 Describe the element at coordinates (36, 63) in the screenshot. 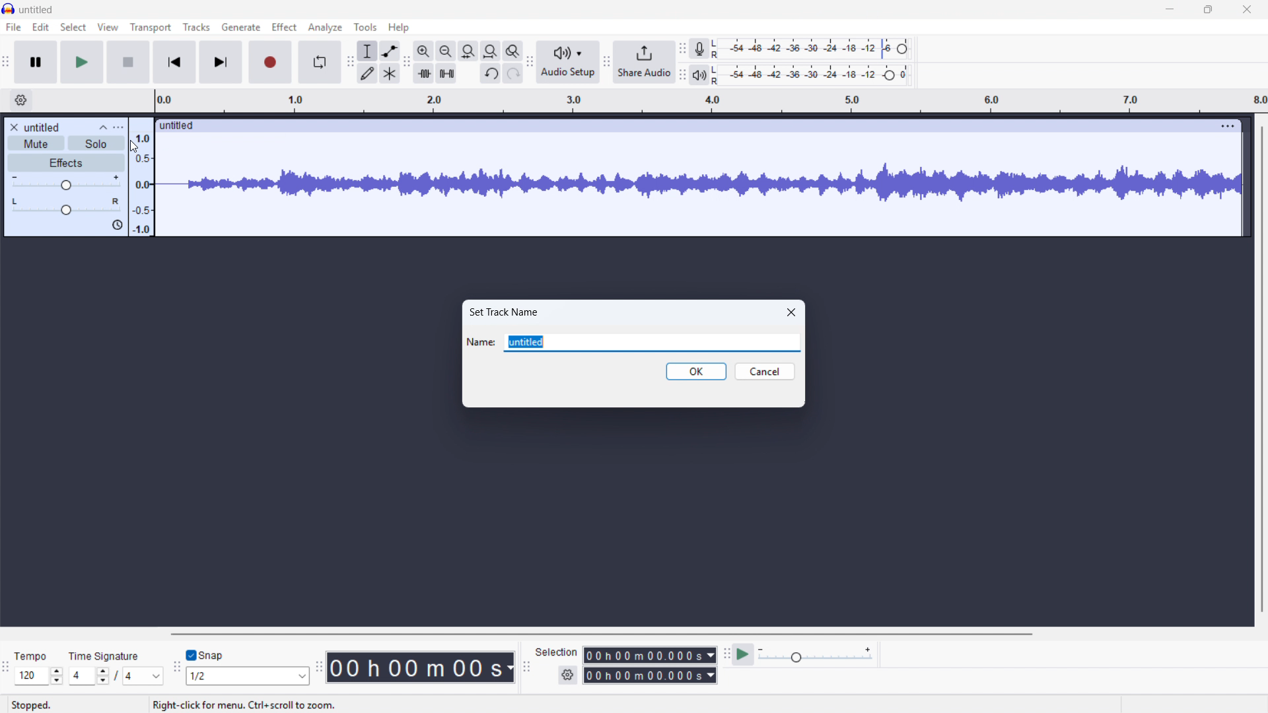

I see `Pause ` at that location.